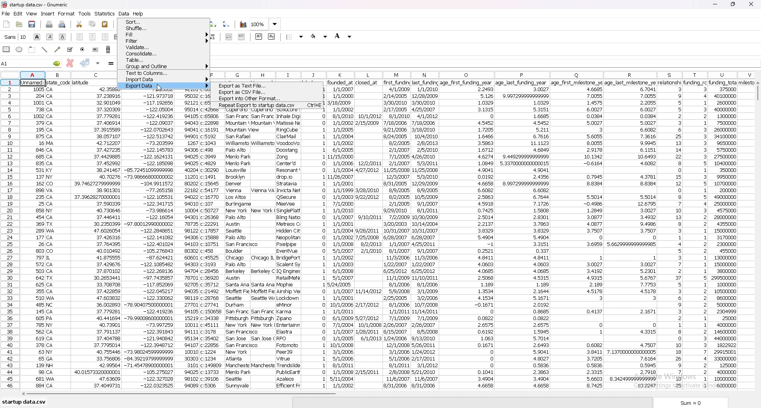 The height and width of the screenshot is (408, 761). Describe the element at coordinates (69, 63) in the screenshot. I see `cancel changes` at that location.